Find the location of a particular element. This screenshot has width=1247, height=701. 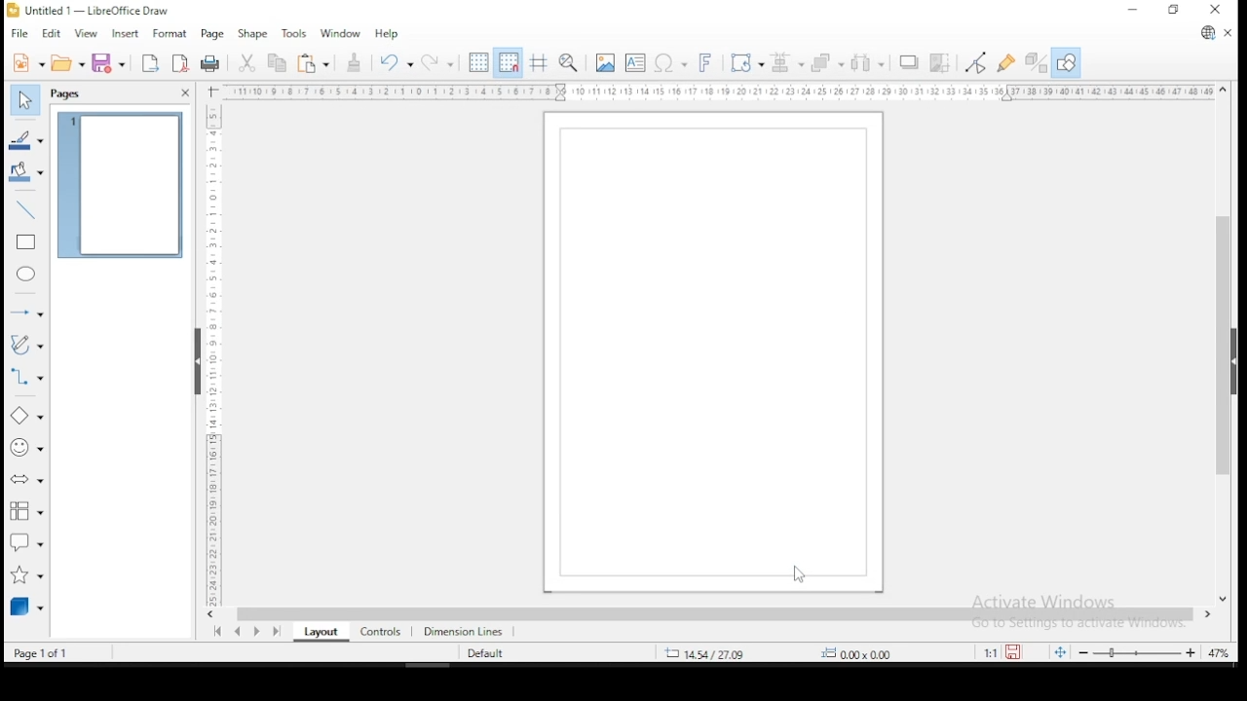

insert textbox is located at coordinates (635, 63).